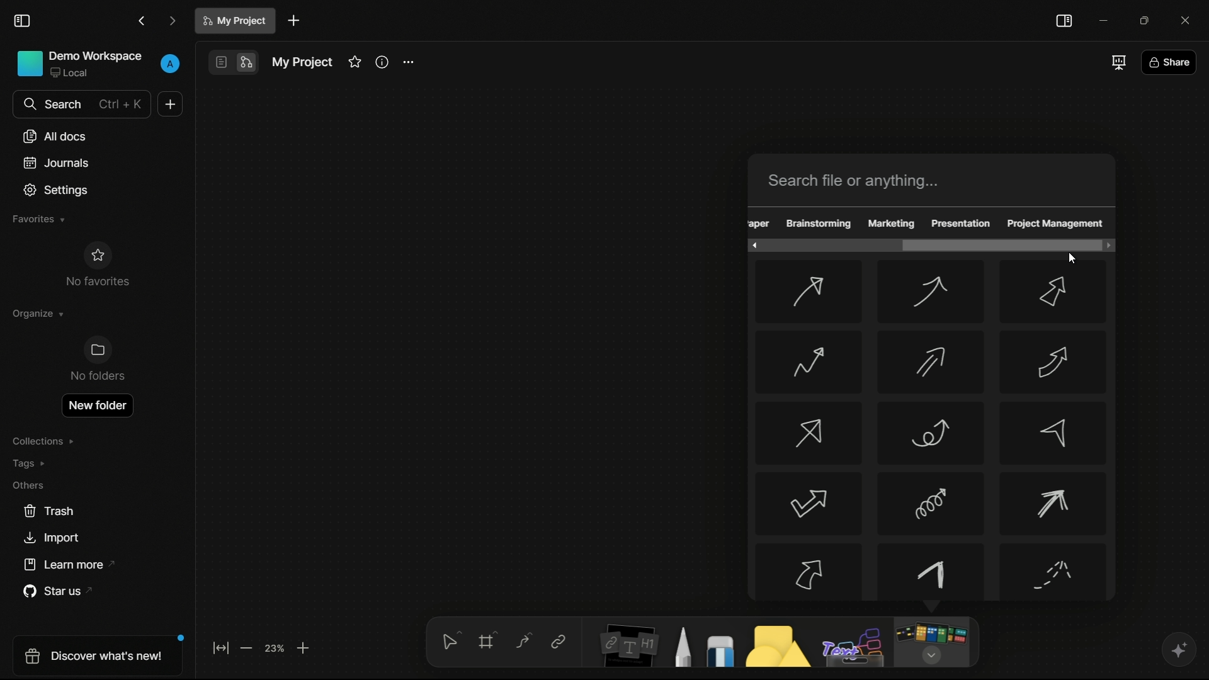  I want to click on new document, so click(170, 104).